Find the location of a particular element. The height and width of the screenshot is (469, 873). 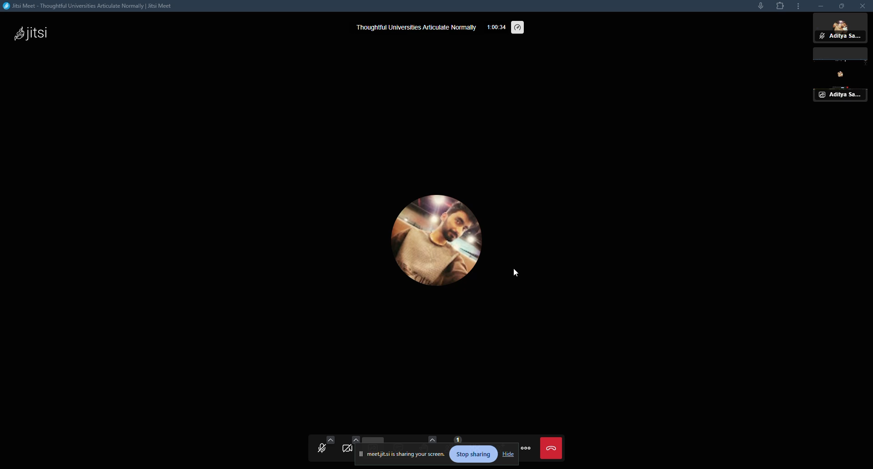

performance settings is located at coordinates (519, 27).